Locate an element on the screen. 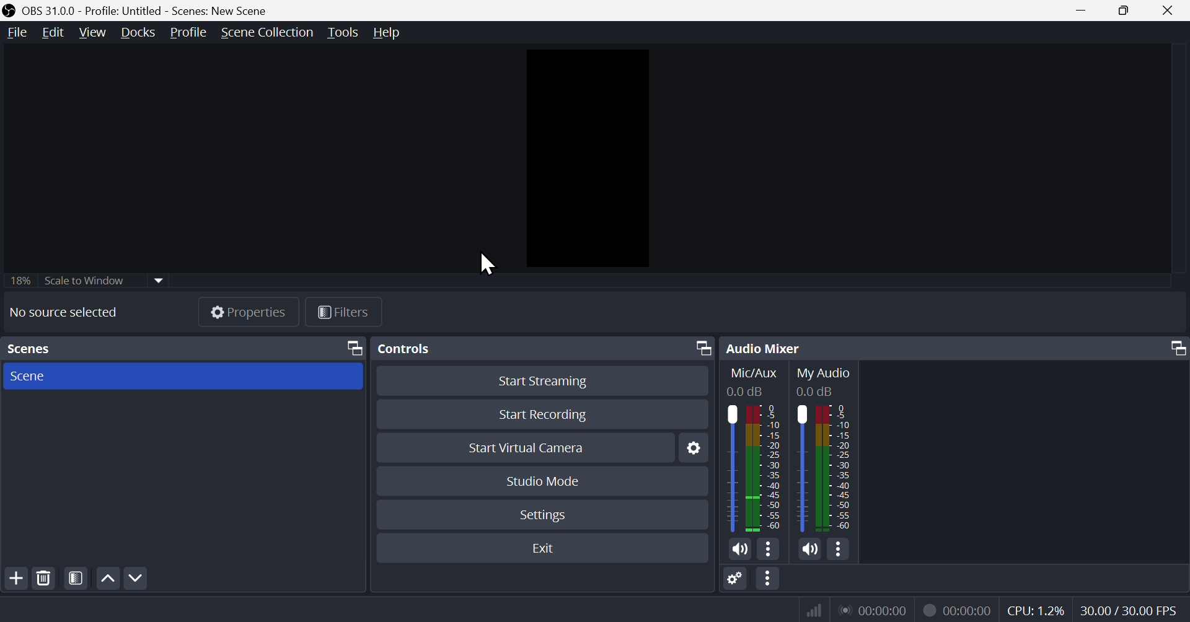  Delete is located at coordinates (43, 578).